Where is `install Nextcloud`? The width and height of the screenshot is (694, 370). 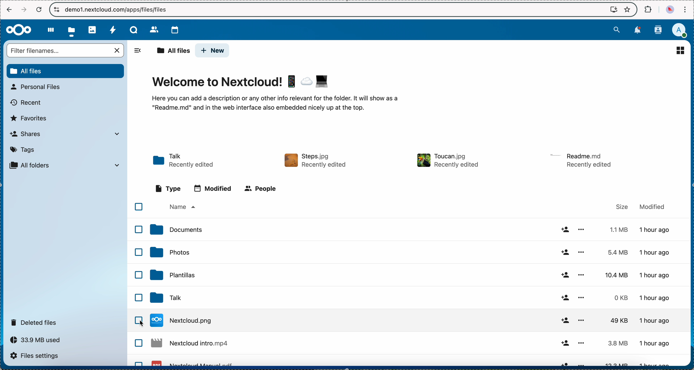 install Nextcloud is located at coordinates (614, 10).